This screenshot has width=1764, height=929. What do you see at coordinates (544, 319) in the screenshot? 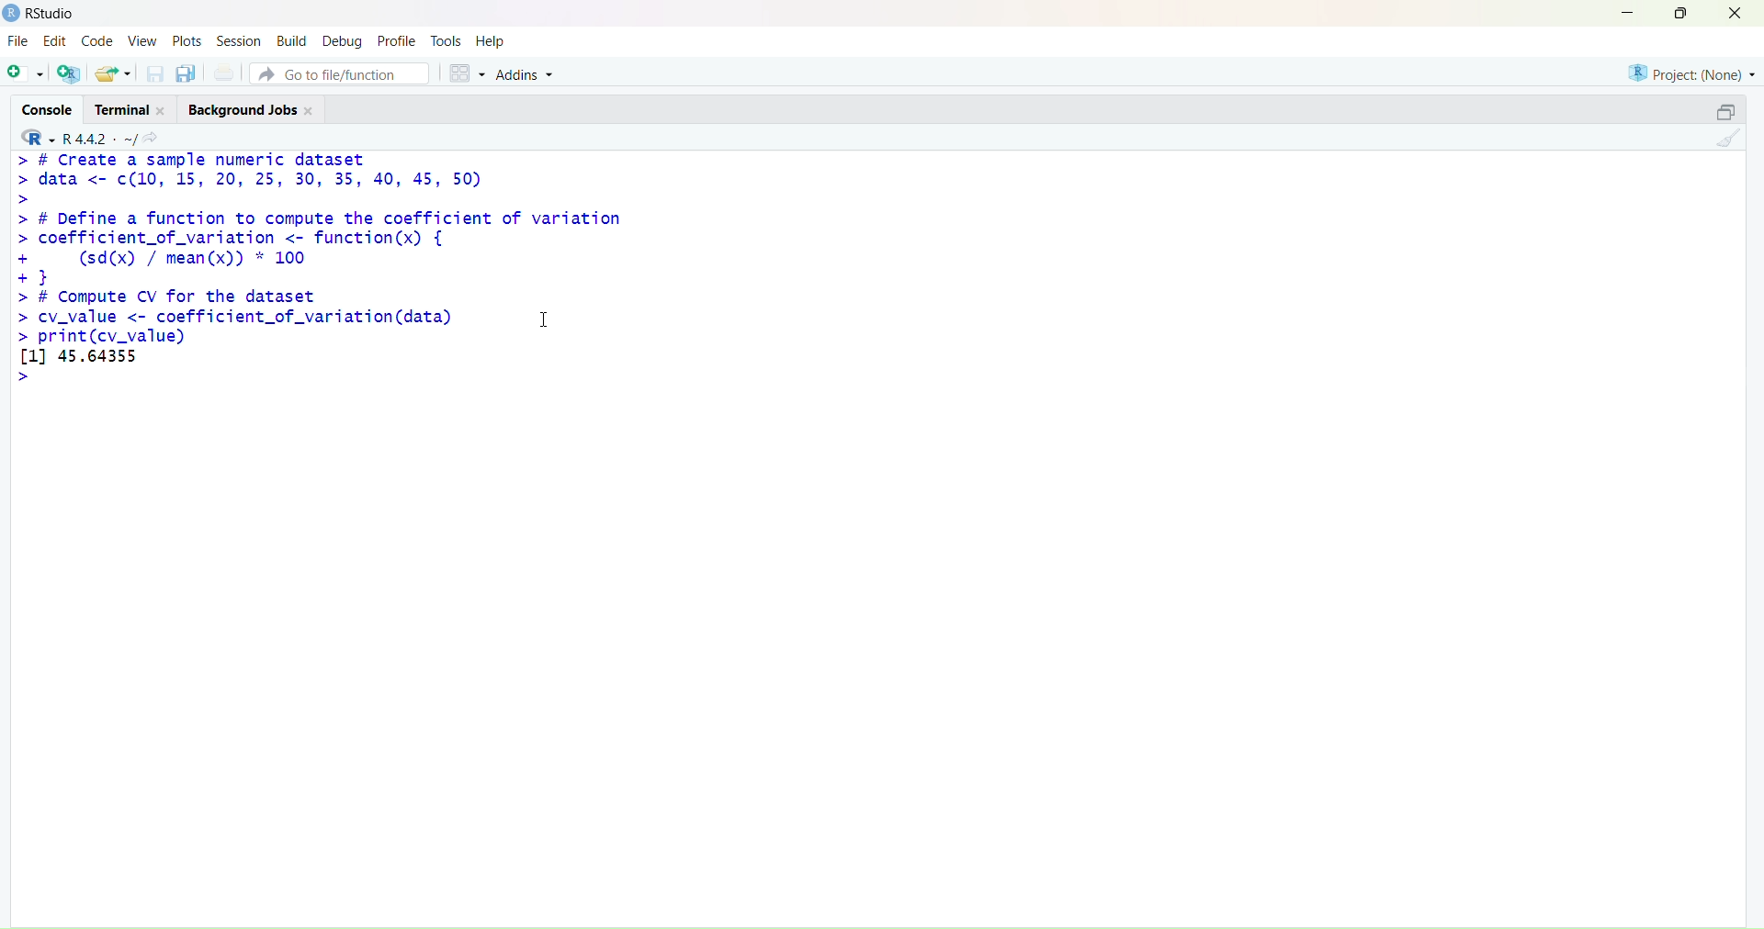
I see `cursor` at bounding box center [544, 319].